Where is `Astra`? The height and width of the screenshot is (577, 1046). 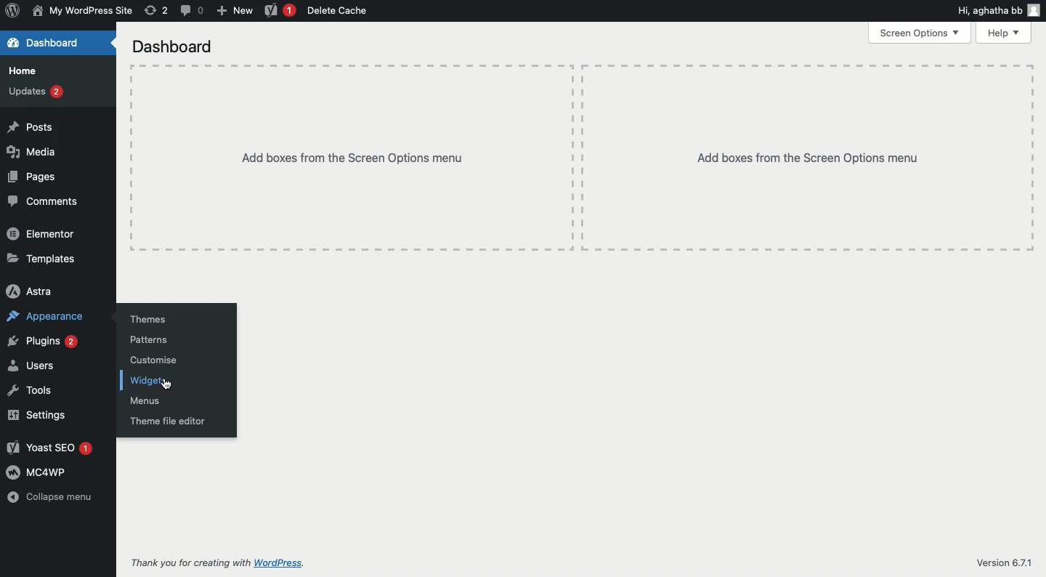
Astra is located at coordinates (31, 291).